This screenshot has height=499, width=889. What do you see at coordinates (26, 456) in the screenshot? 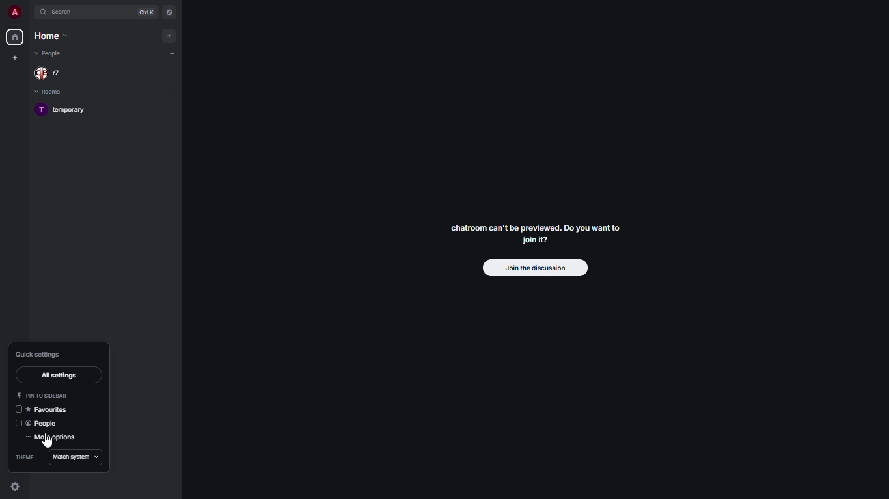
I see `theme` at bounding box center [26, 456].